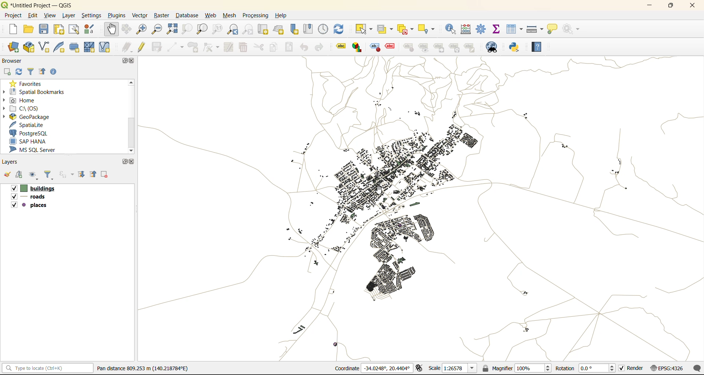  I want to click on log messages, so click(697, 368).